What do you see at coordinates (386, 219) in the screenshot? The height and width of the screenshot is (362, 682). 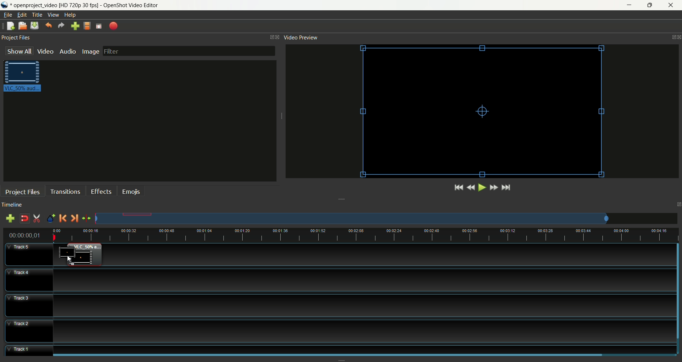 I see `zoom factor` at bounding box center [386, 219].